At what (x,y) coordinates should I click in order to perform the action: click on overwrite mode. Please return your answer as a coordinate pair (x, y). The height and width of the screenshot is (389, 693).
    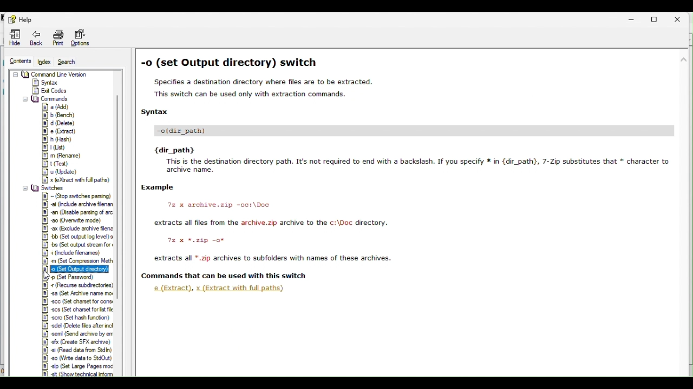
    Looking at the image, I should click on (73, 221).